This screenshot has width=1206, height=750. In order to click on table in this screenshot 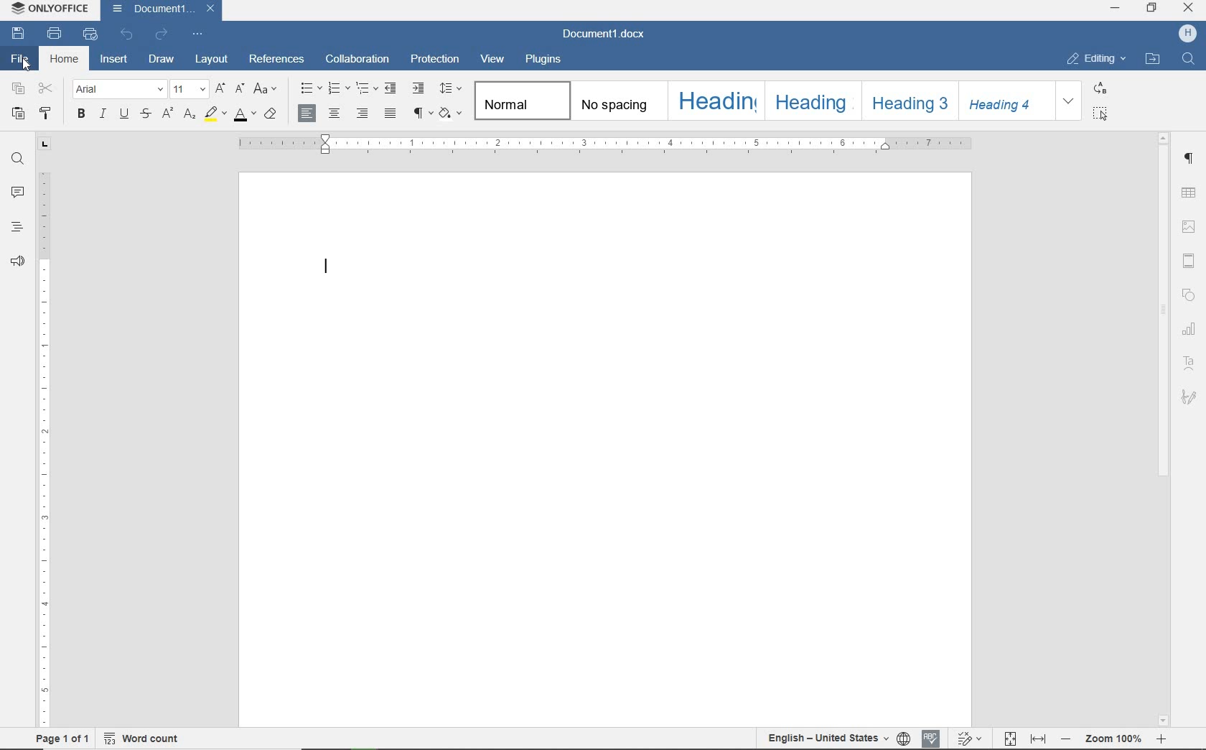, I will do `click(1188, 193)`.